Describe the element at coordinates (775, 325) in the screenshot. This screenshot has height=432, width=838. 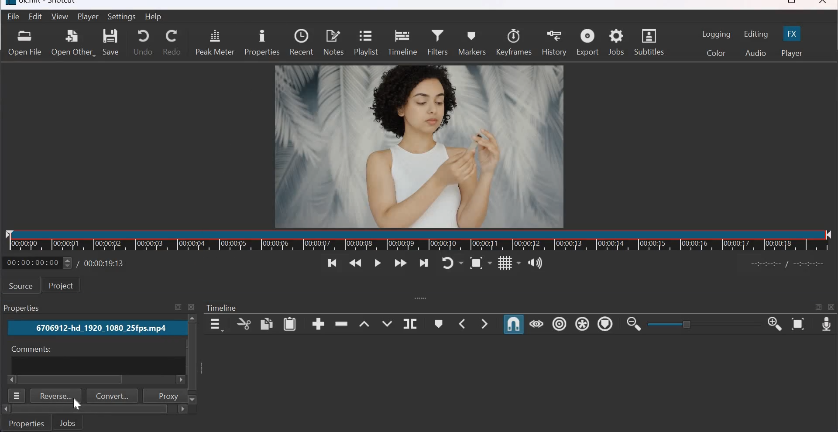
I see `Zoom Timeline in` at that location.